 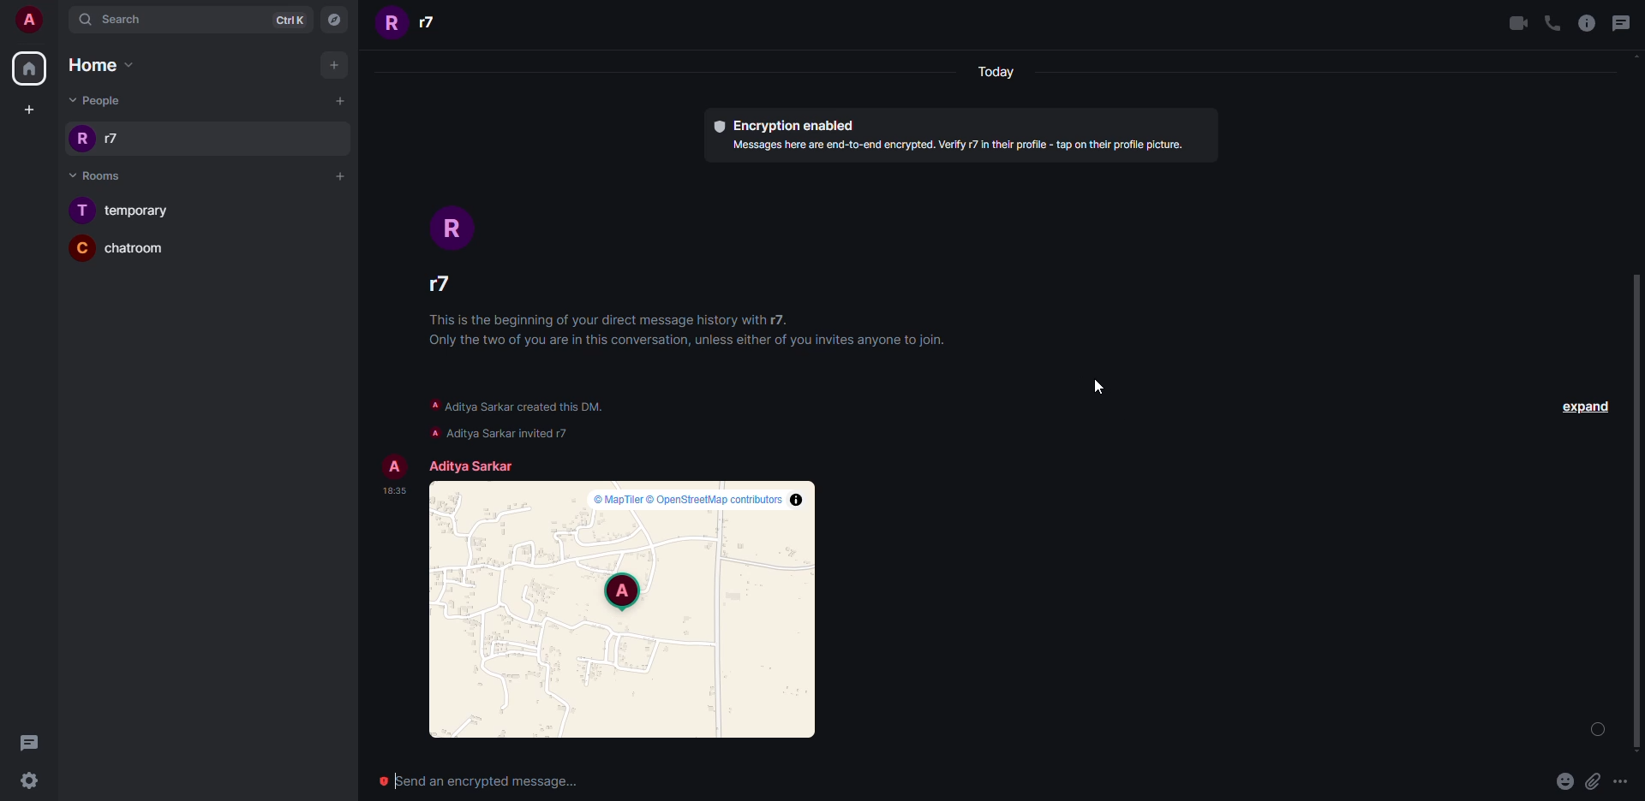 I want to click on call, so click(x=1552, y=25).